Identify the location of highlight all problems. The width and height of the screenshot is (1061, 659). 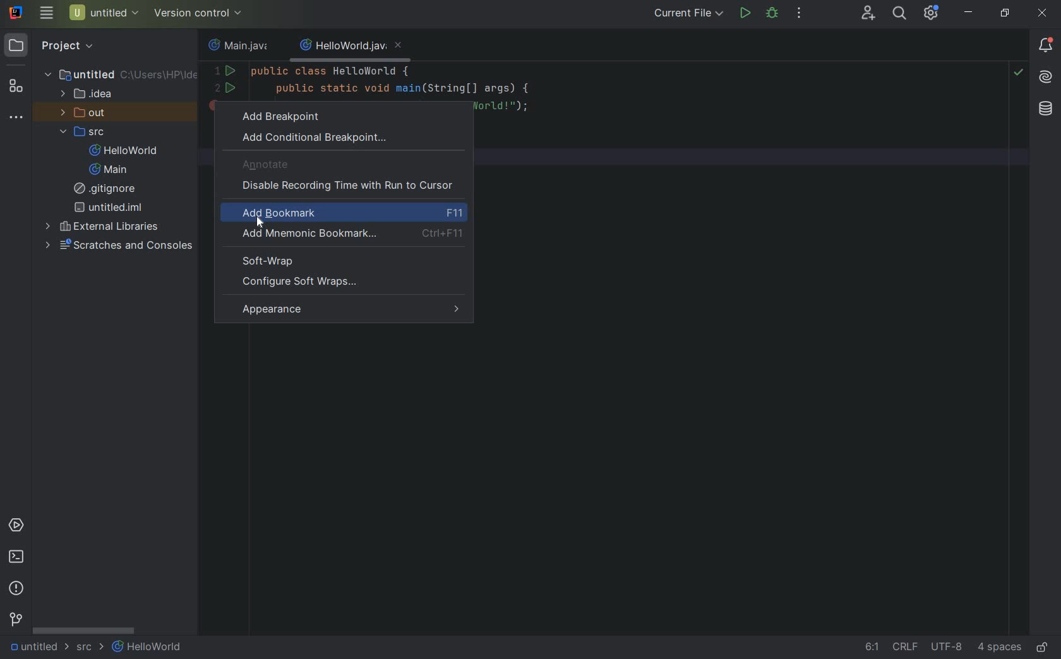
(1019, 74).